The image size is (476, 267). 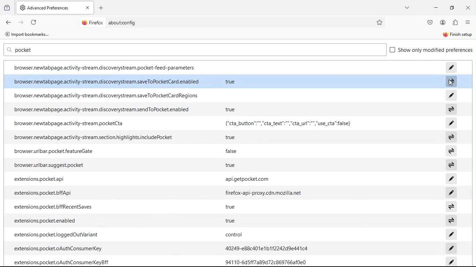 What do you see at coordinates (230, 152) in the screenshot?
I see `false` at bounding box center [230, 152].